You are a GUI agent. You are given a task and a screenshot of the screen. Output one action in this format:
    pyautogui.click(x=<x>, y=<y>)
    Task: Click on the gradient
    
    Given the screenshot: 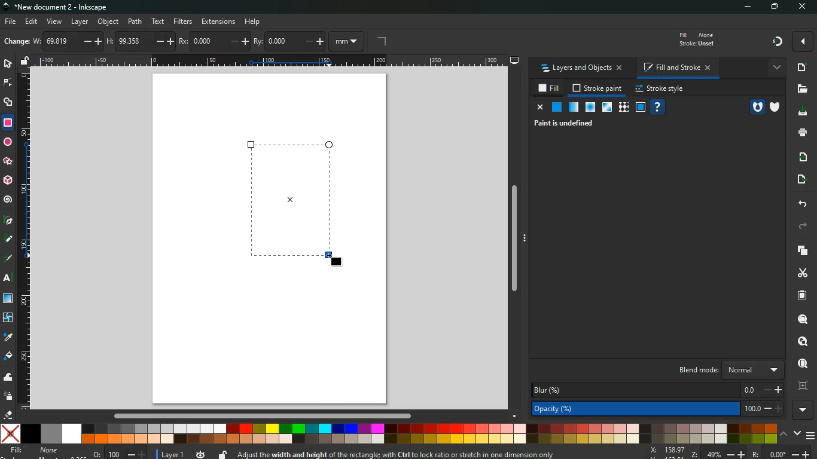 What is the action you would take?
    pyautogui.click(x=774, y=42)
    